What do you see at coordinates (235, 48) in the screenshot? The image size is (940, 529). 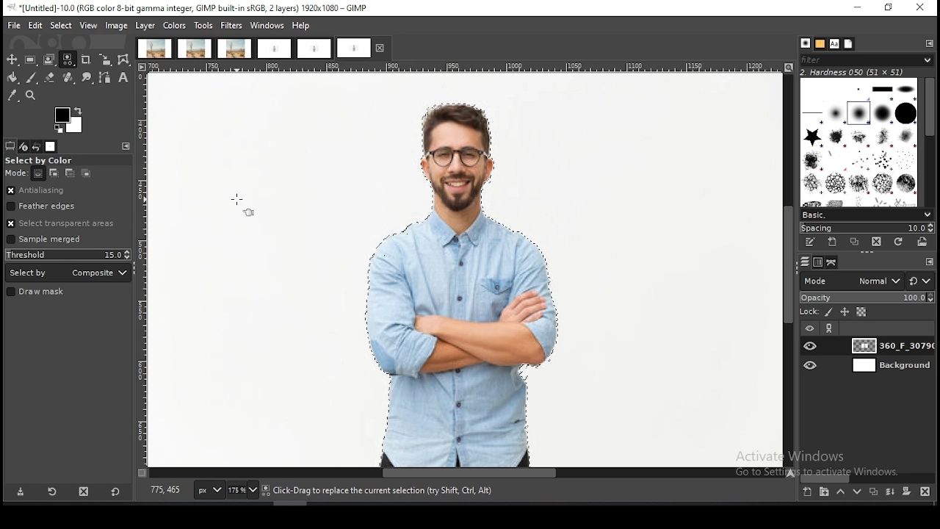 I see `project tab` at bounding box center [235, 48].